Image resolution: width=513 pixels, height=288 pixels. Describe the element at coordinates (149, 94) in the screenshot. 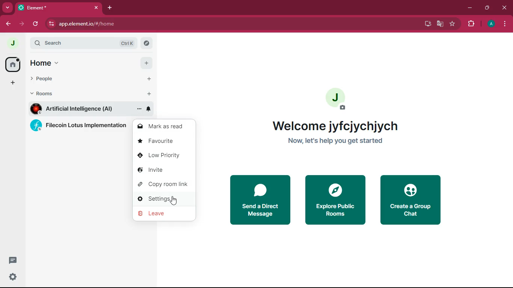

I see `add room` at that location.